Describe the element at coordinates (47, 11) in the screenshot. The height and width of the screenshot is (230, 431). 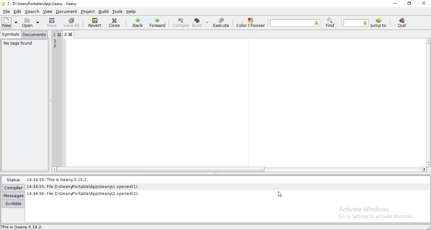
I see `view` at that location.